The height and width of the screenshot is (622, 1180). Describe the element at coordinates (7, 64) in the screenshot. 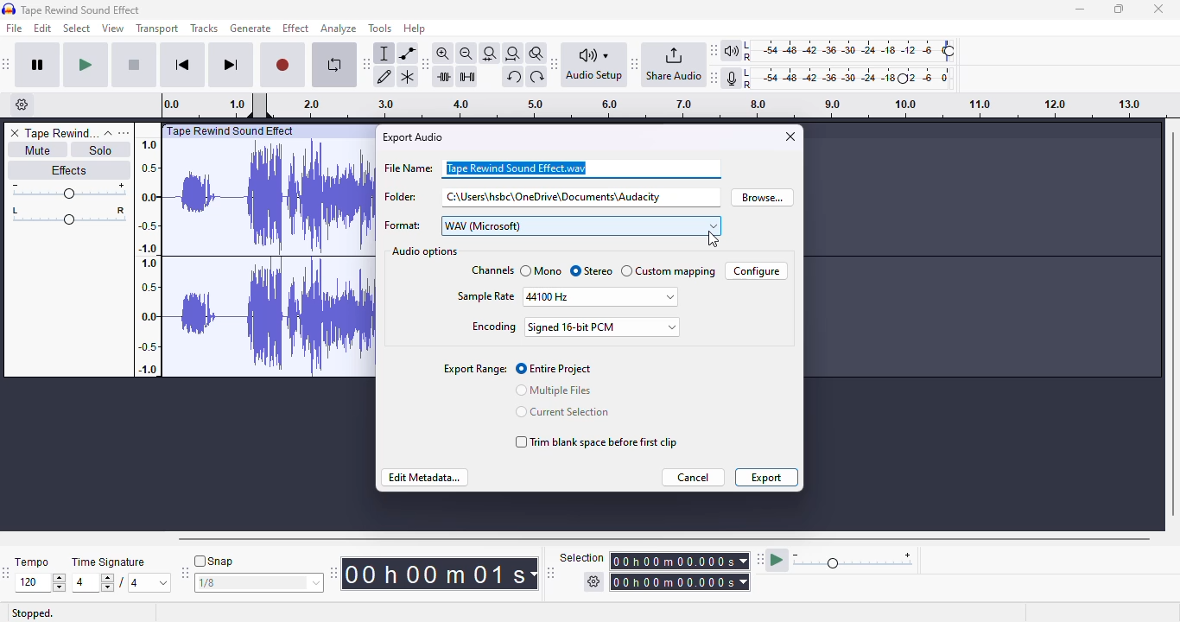

I see `audacity transport toolbar` at that location.